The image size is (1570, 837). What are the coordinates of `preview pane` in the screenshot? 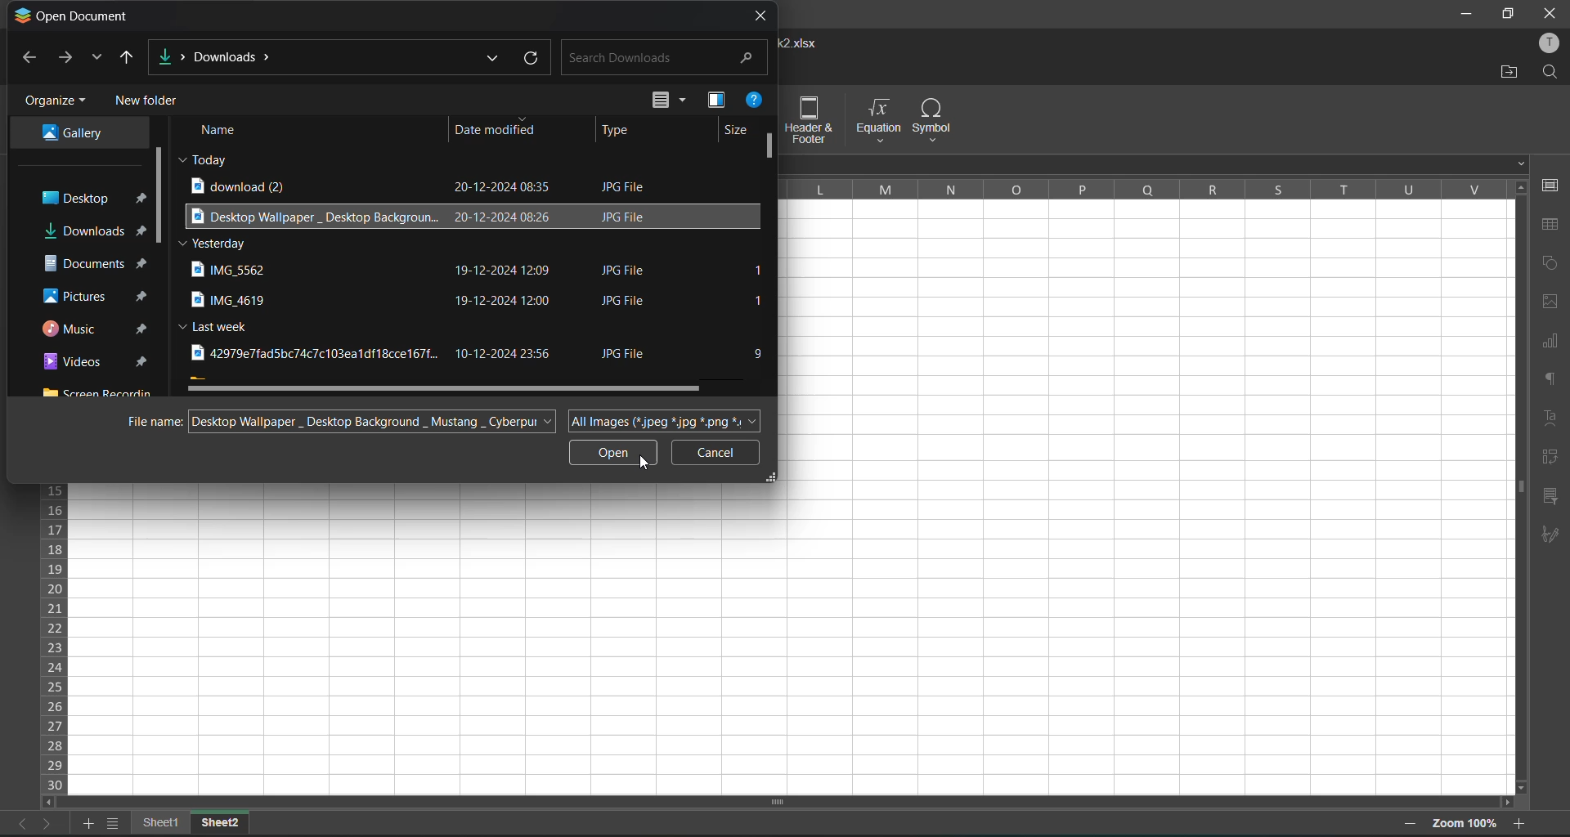 It's located at (715, 100).